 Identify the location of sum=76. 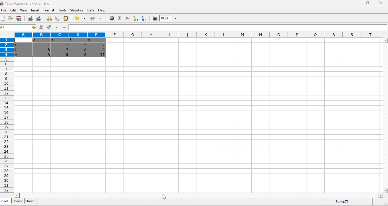
(343, 201).